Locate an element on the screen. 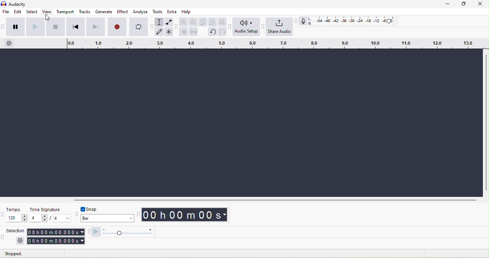 The image size is (489, 258). selection end time is located at coordinates (56, 241).